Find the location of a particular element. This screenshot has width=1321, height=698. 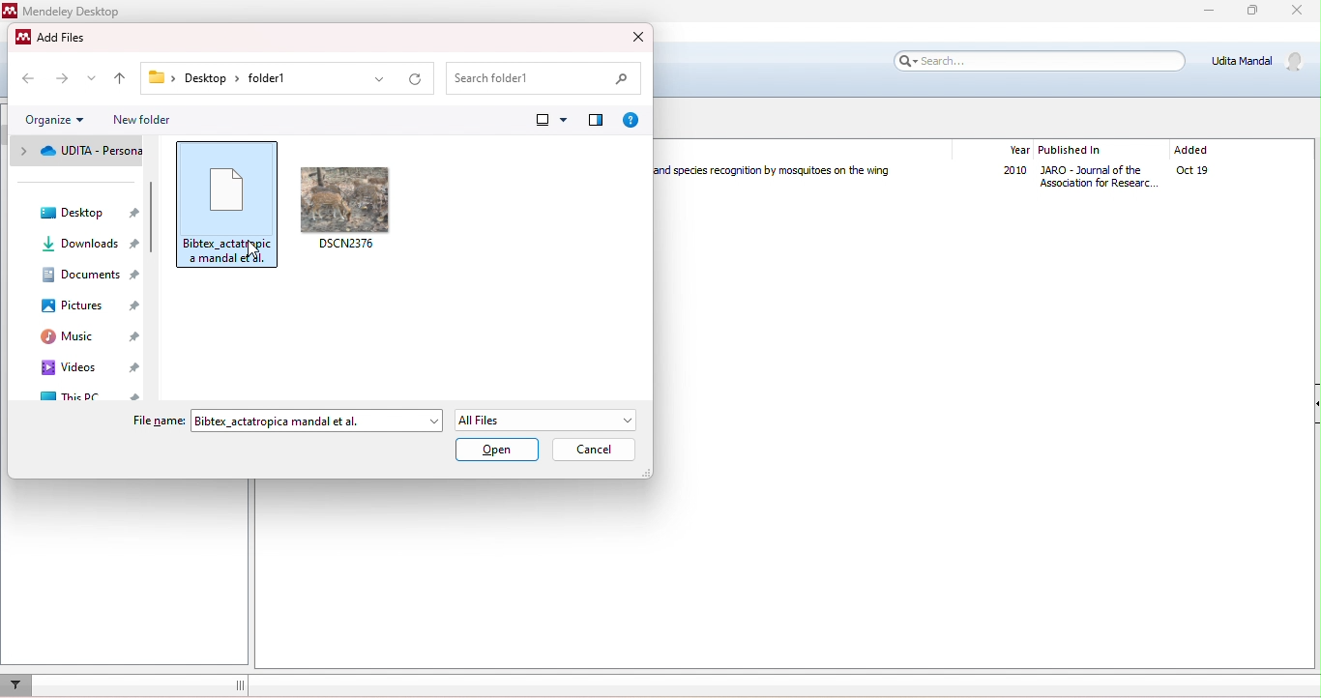

desktop is located at coordinates (88, 212).